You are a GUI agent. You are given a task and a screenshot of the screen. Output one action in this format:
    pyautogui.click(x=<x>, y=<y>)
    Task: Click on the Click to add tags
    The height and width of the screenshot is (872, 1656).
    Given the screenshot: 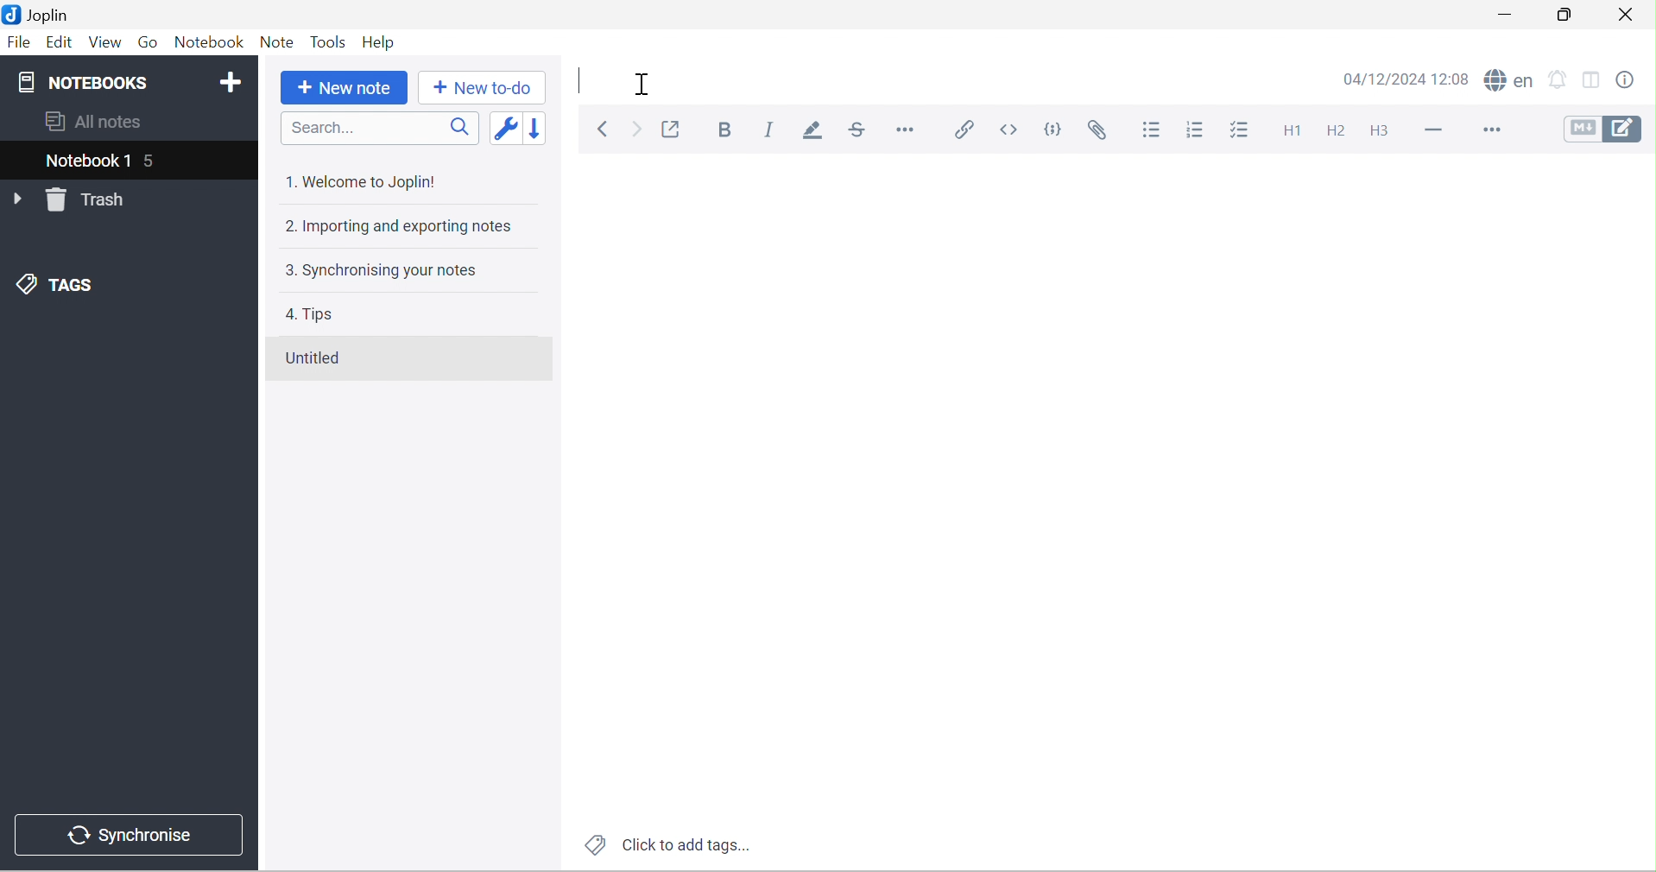 What is the action you would take?
    pyautogui.click(x=670, y=844)
    